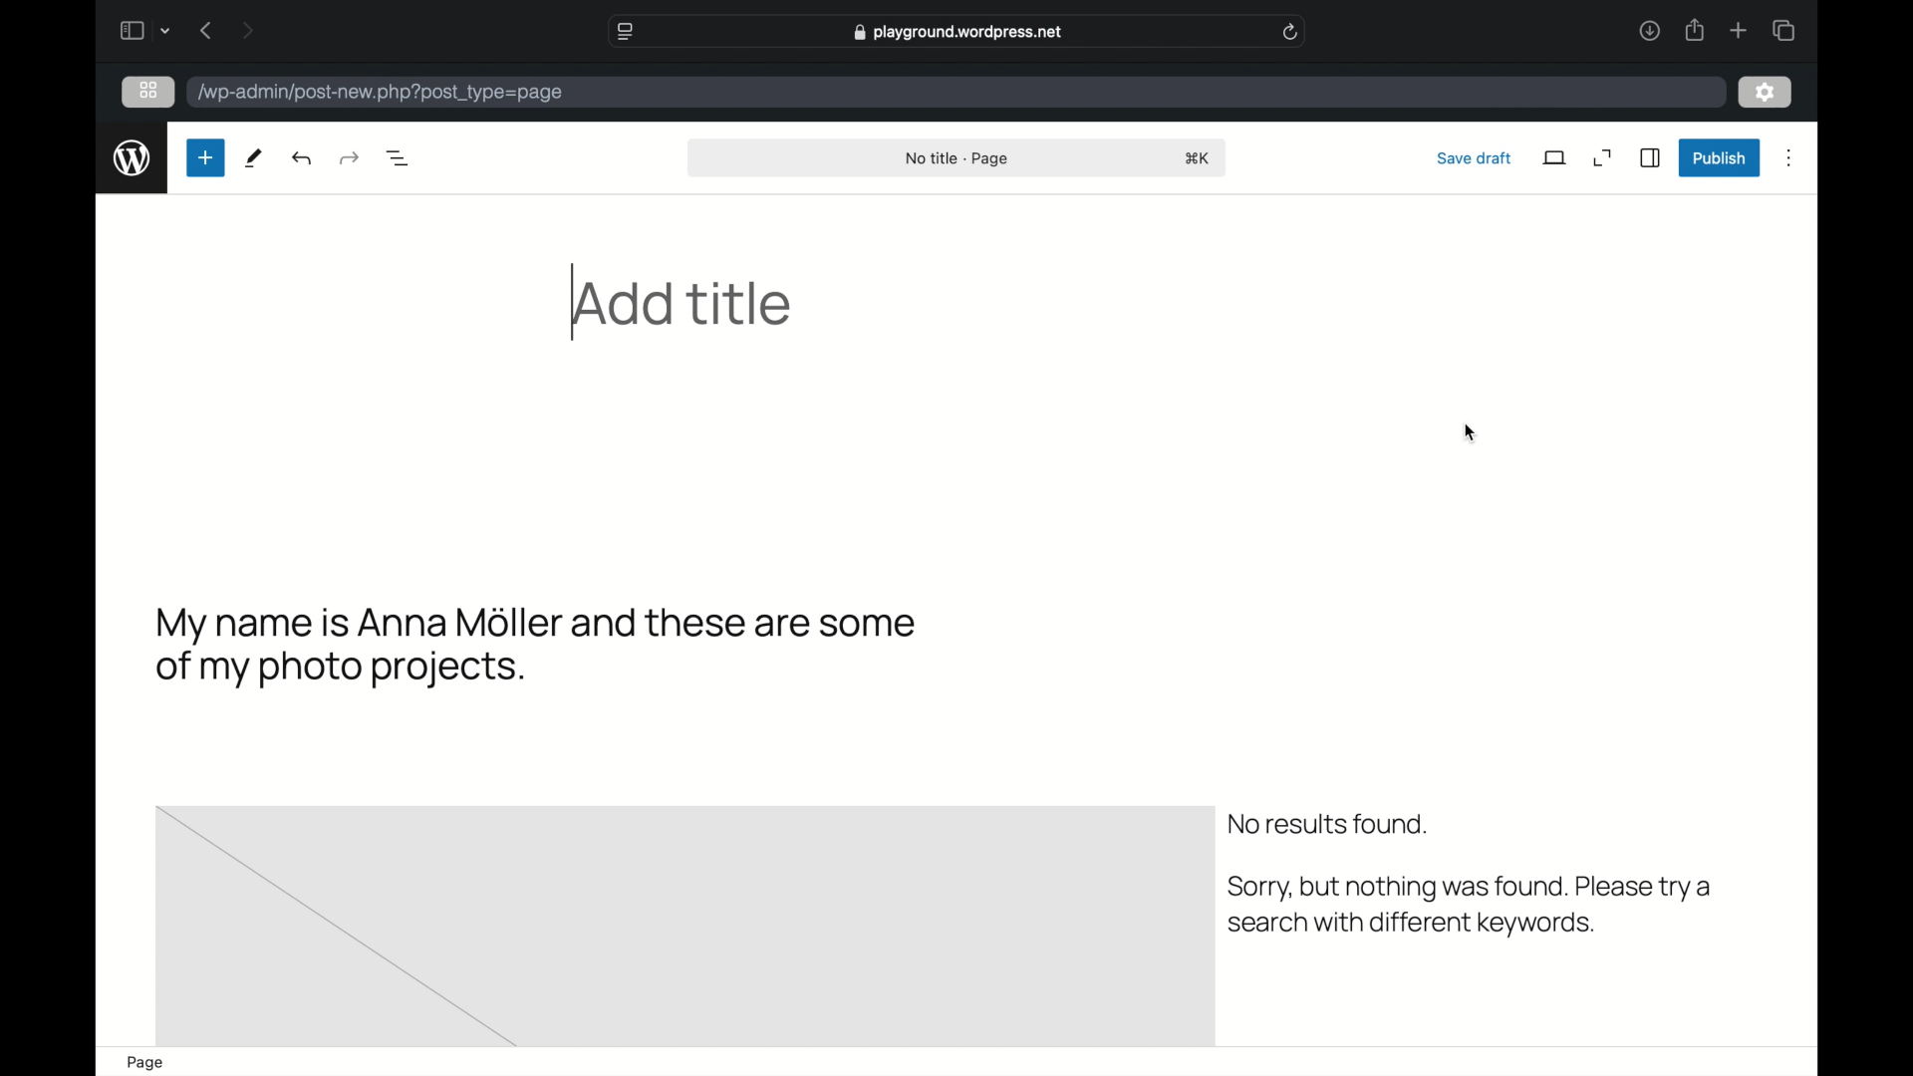 This screenshot has height=1076, width=1913. What do you see at coordinates (304, 157) in the screenshot?
I see `redo` at bounding box center [304, 157].